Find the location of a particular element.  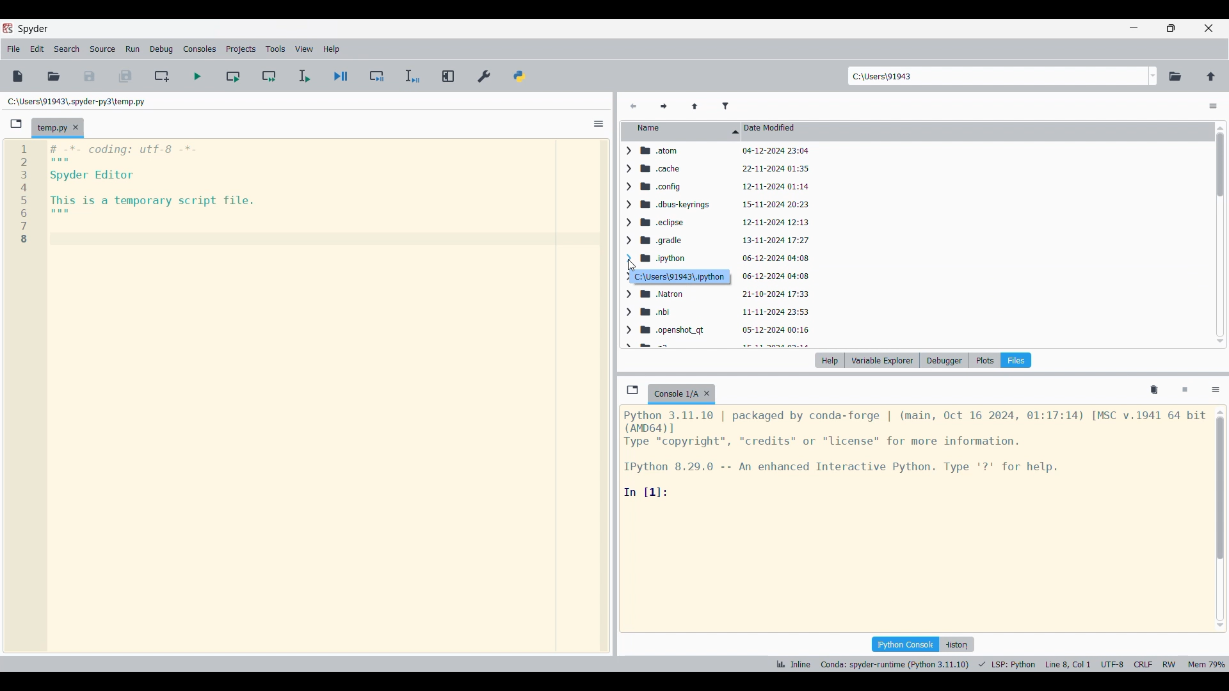

Enter in location is located at coordinates (997, 76).